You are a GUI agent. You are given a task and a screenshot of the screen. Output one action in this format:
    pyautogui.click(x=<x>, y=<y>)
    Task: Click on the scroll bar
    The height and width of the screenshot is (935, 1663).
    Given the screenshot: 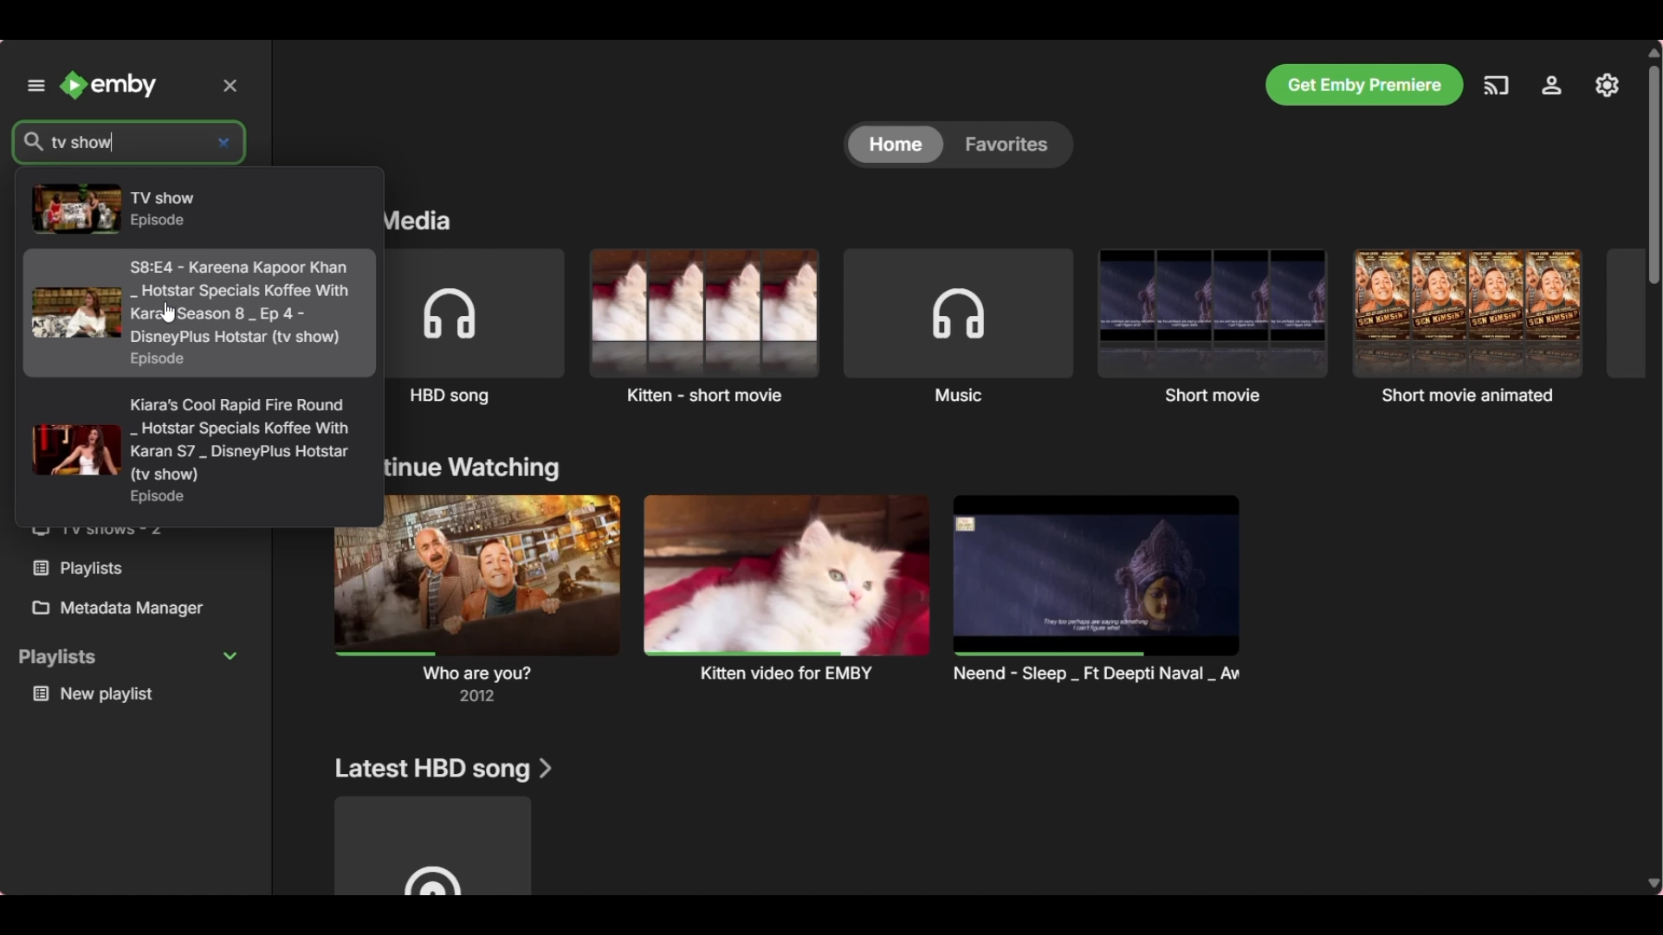 What is the action you would take?
    pyautogui.click(x=1653, y=165)
    